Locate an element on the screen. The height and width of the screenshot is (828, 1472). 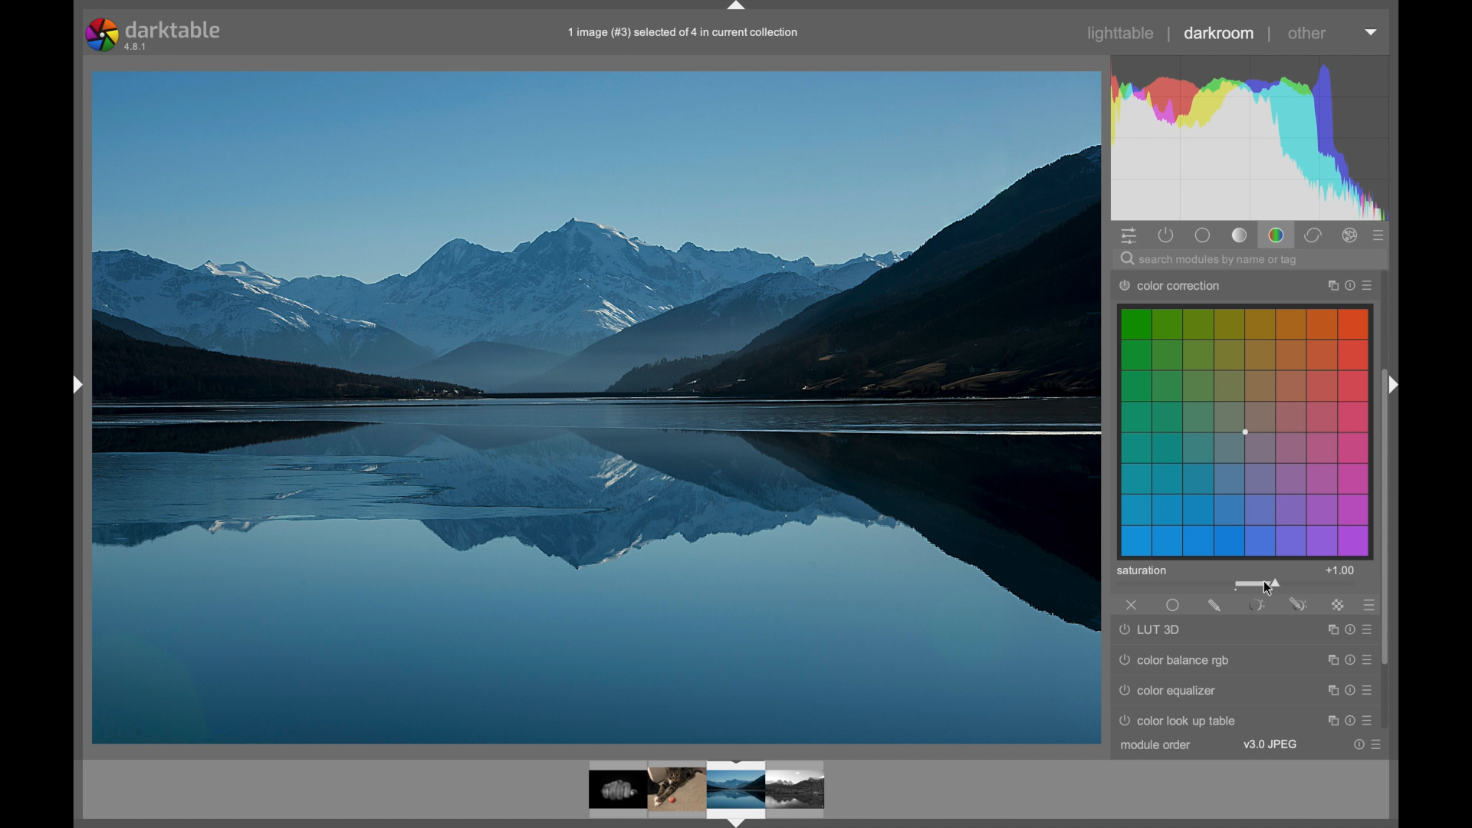
other is located at coordinates (1307, 34).